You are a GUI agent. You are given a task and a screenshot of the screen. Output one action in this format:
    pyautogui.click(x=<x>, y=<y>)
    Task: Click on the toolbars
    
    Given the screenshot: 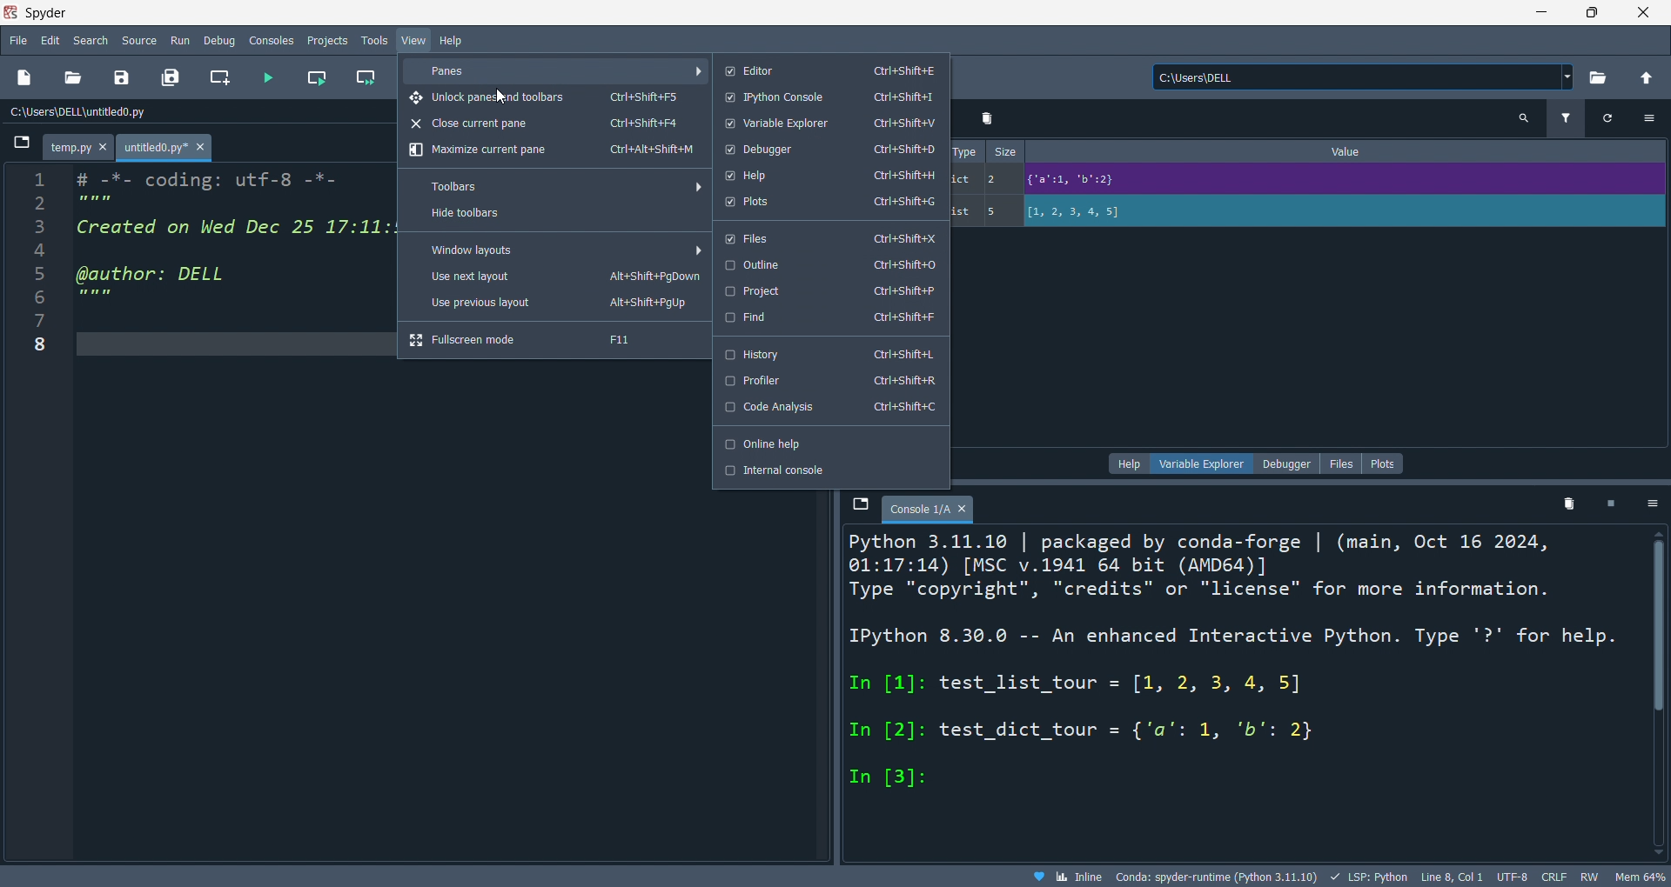 What is the action you would take?
    pyautogui.click(x=562, y=186)
    